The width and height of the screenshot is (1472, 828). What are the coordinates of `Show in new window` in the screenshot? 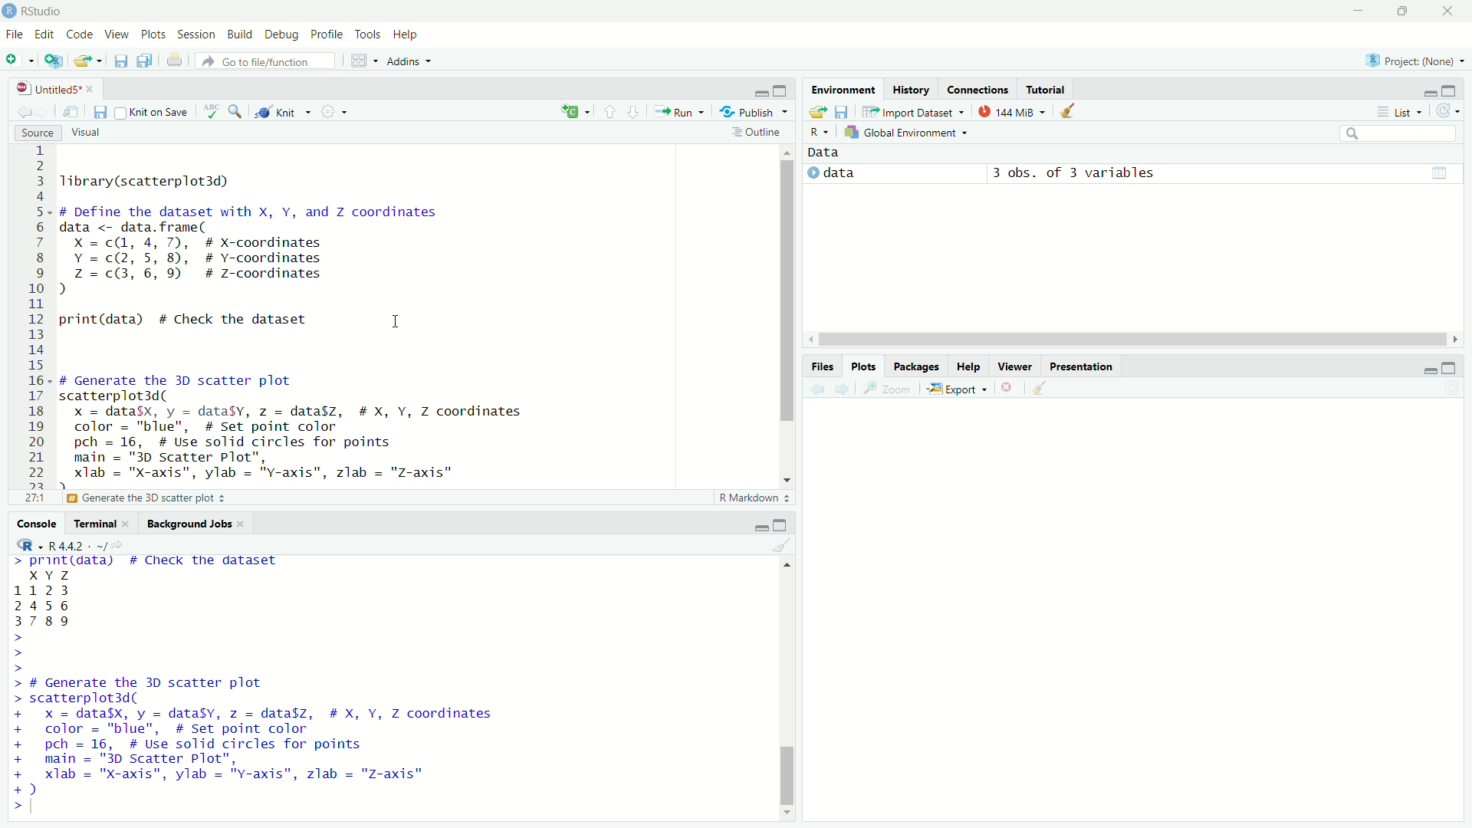 It's located at (69, 110).